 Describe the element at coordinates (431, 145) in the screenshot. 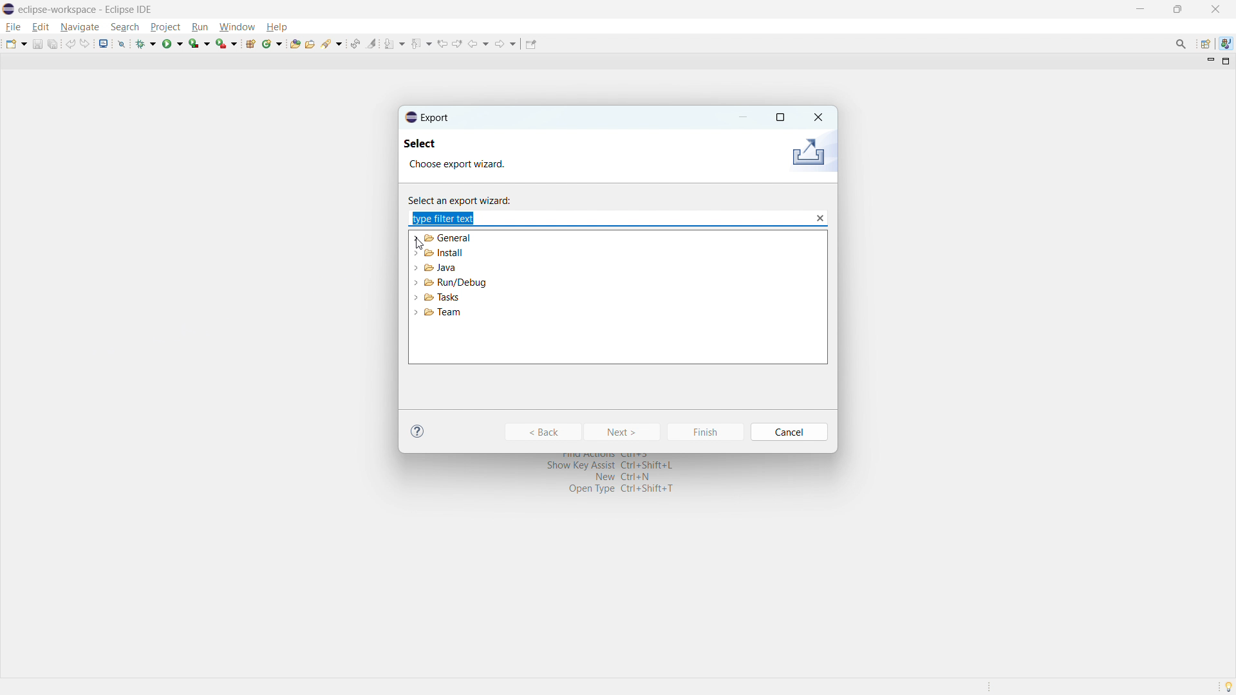

I see `Select` at that location.